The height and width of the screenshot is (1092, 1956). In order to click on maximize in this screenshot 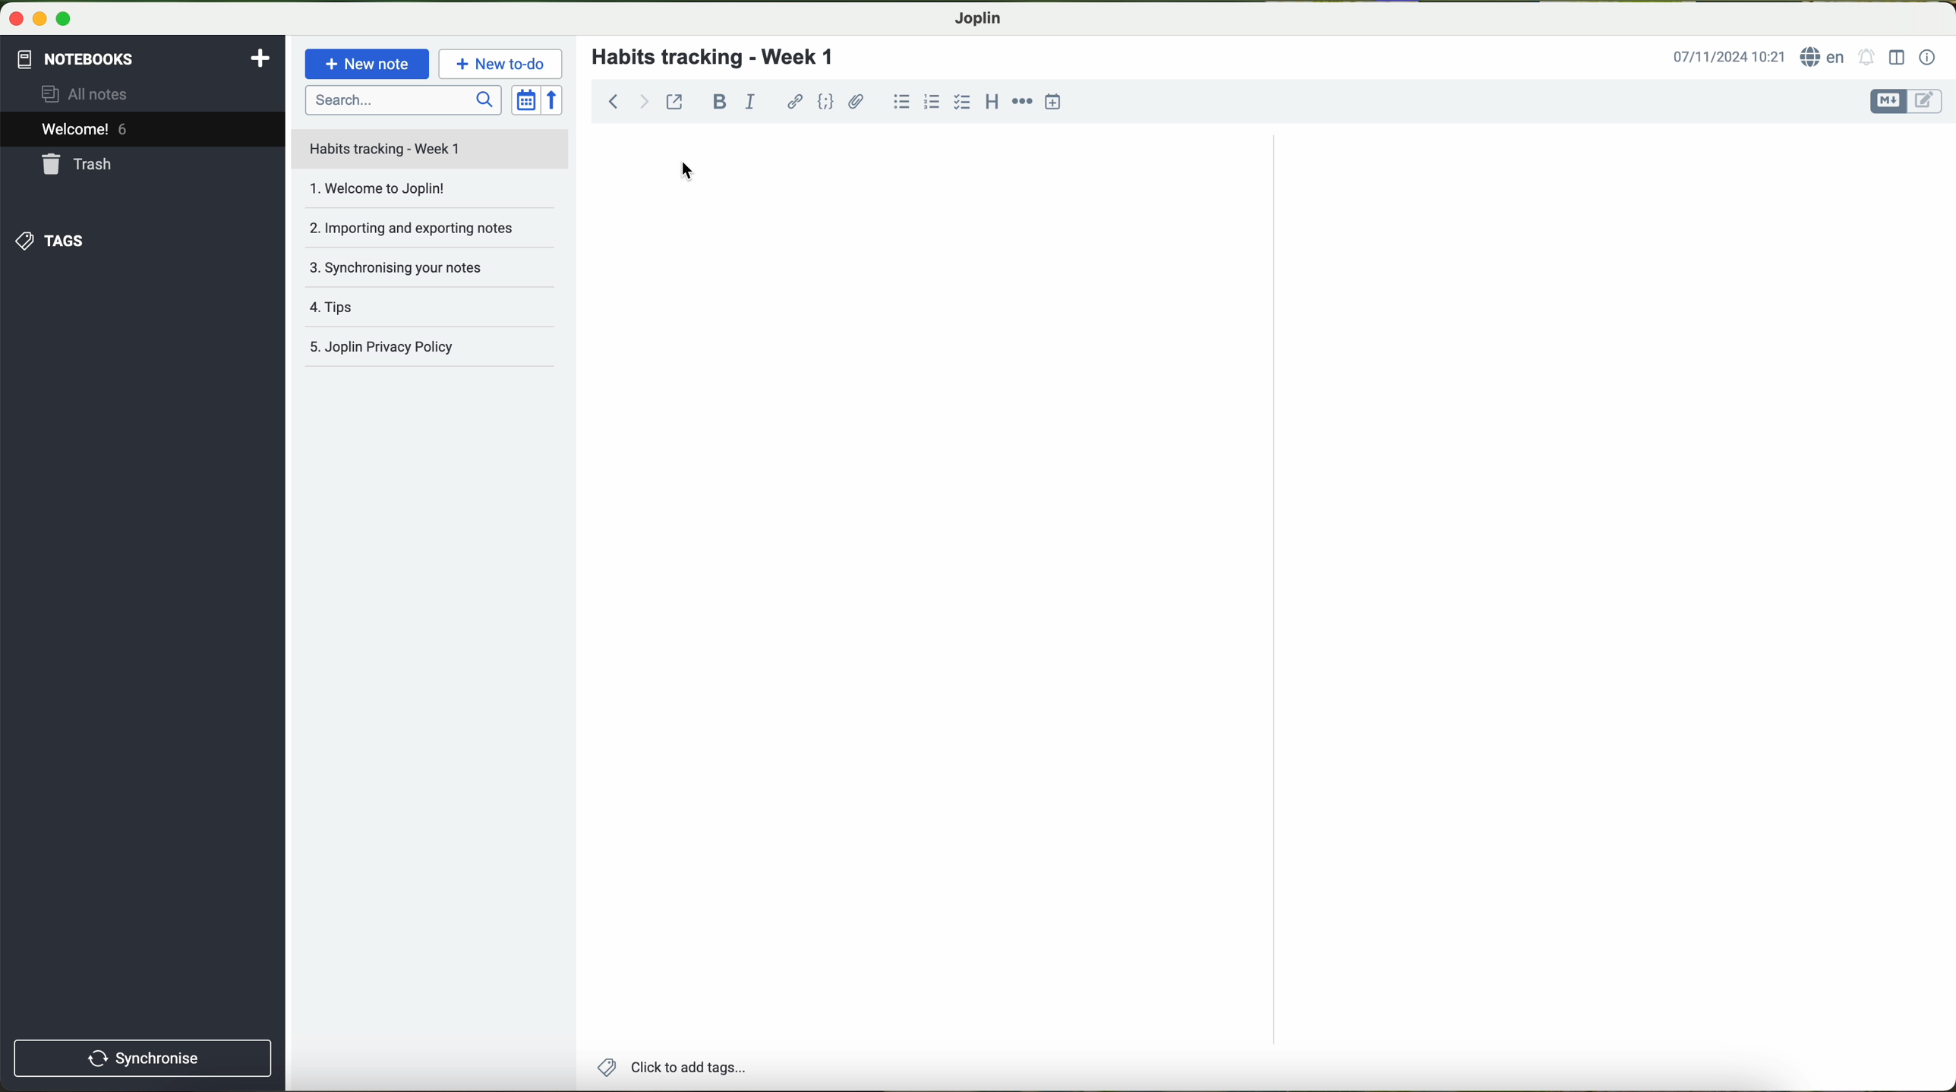, I will do `click(65, 18)`.